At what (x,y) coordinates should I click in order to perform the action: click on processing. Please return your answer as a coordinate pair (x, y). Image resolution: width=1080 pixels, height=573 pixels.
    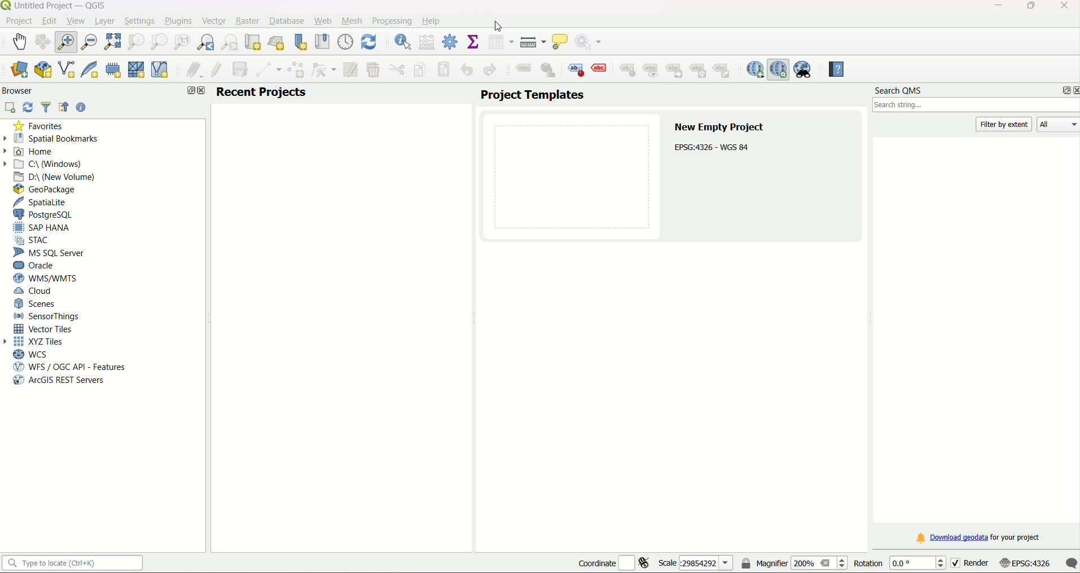
    Looking at the image, I should click on (392, 20).